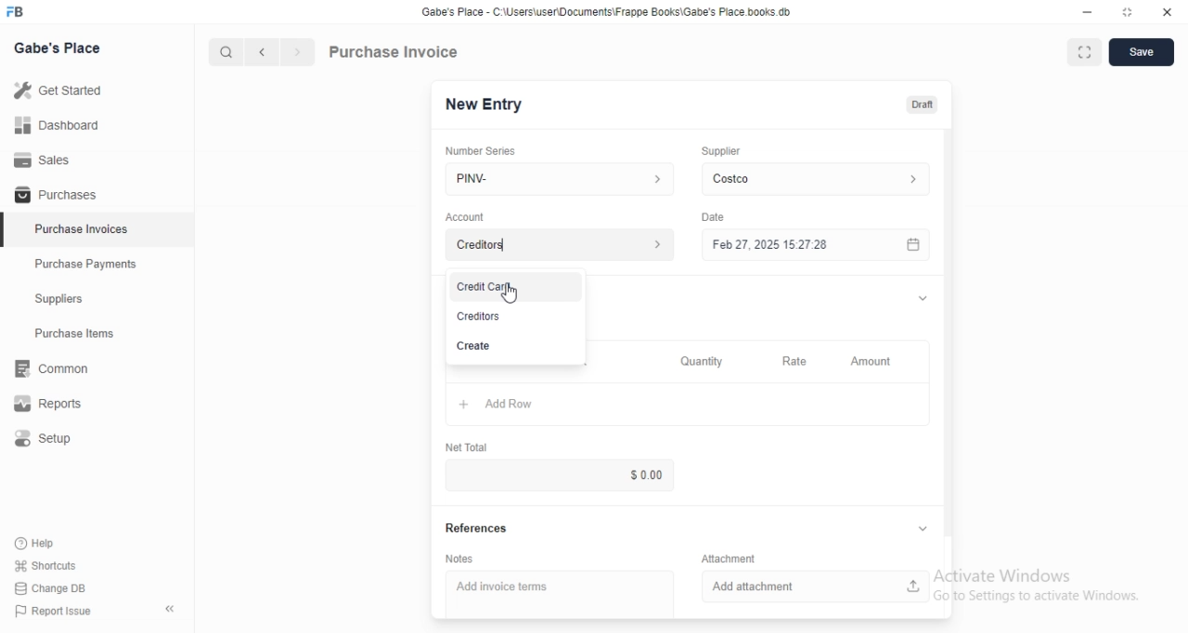 The image size is (1188, 633). Describe the element at coordinates (57, 47) in the screenshot. I see `Gabe's Place` at that location.